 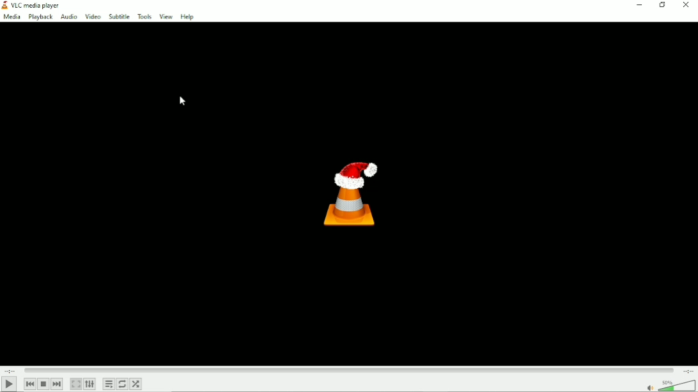 What do you see at coordinates (349, 193) in the screenshot?
I see `vlc Logo` at bounding box center [349, 193].